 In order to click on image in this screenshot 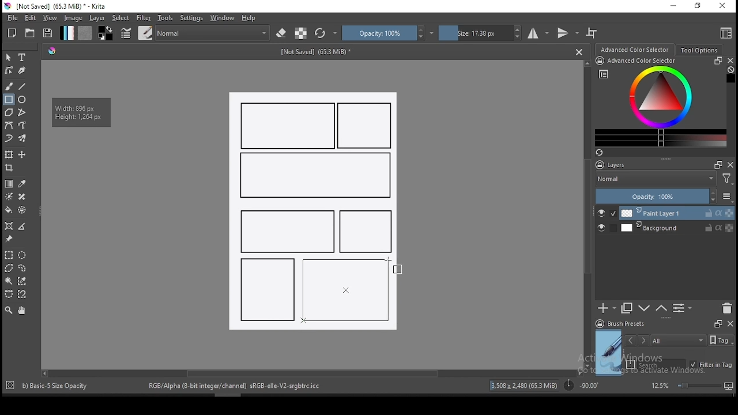, I will do `click(73, 18)`.